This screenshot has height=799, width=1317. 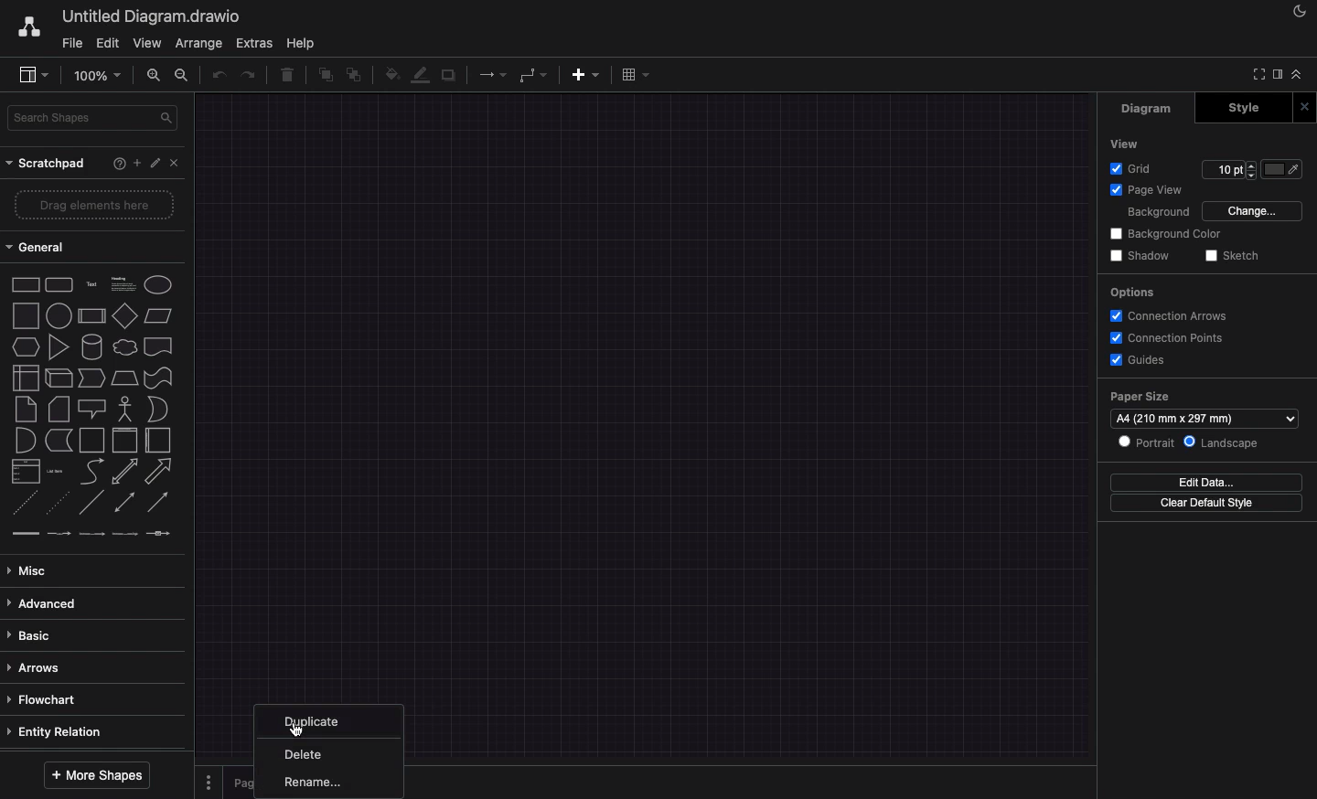 What do you see at coordinates (295, 729) in the screenshot?
I see `click` at bounding box center [295, 729].